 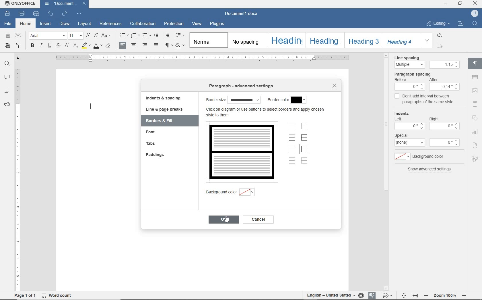 What do you see at coordinates (225, 220) in the screenshot?
I see `ok` at bounding box center [225, 220].